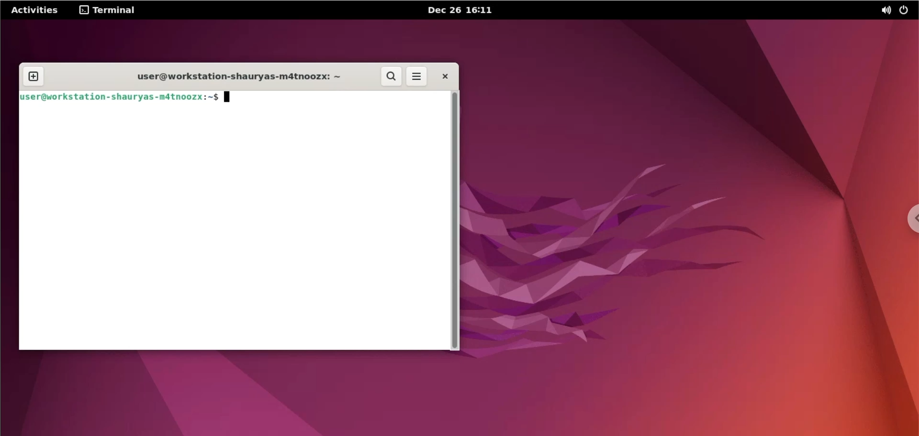  Describe the element at coordinates (111, 11) in the screenshot. I see `terminal options` at that location.